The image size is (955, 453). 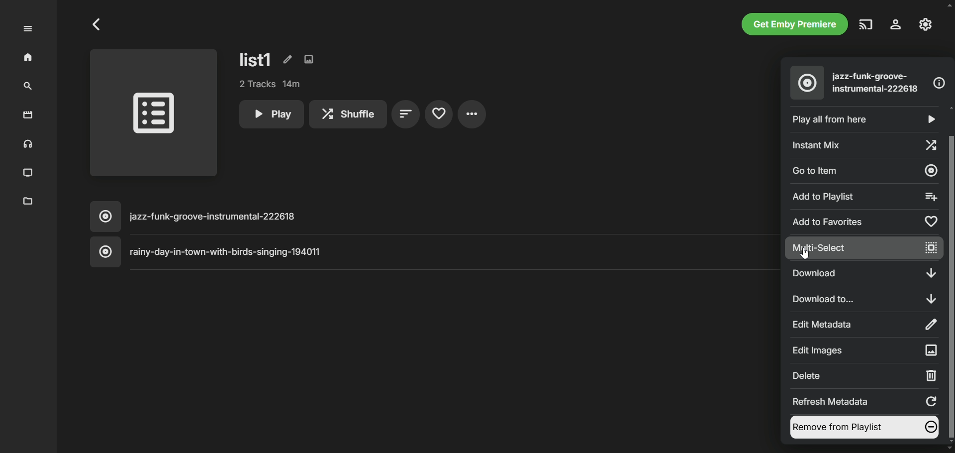 What do you see at coordinates (309, 59) in the screenshot?
I see `edit images` at bounding box center [309, 59].